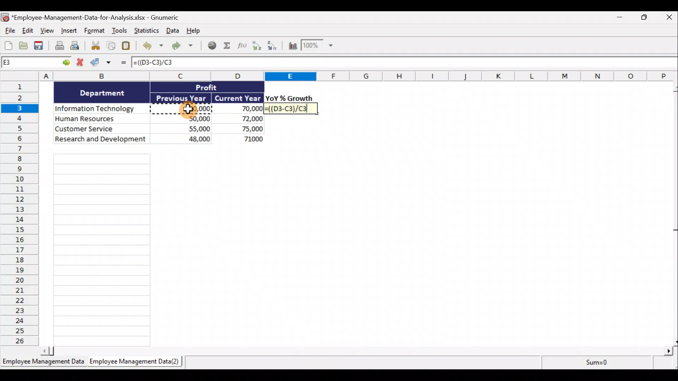  I want to click on Insert a chart, so click(292, 47).